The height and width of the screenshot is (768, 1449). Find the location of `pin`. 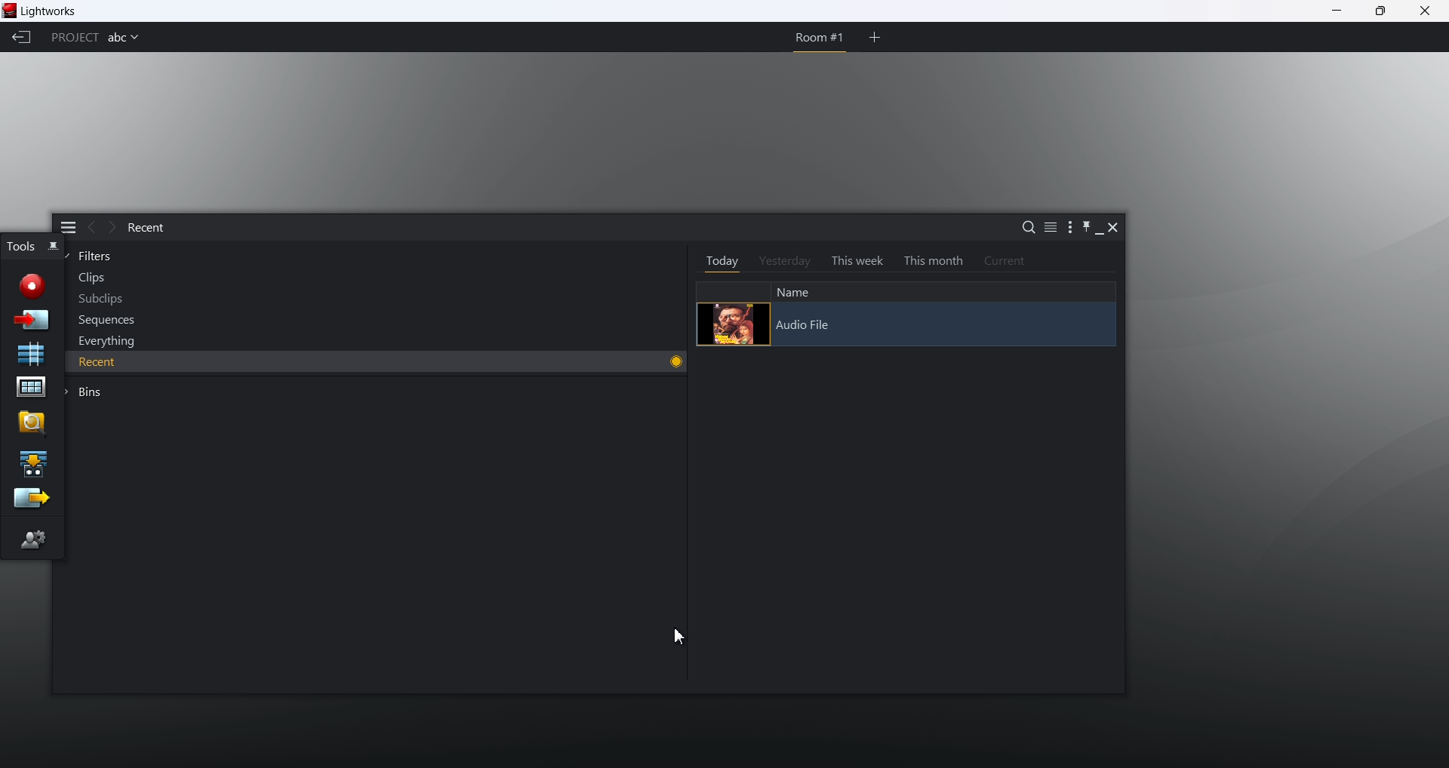

pin is located at coordinates (1081, 229).